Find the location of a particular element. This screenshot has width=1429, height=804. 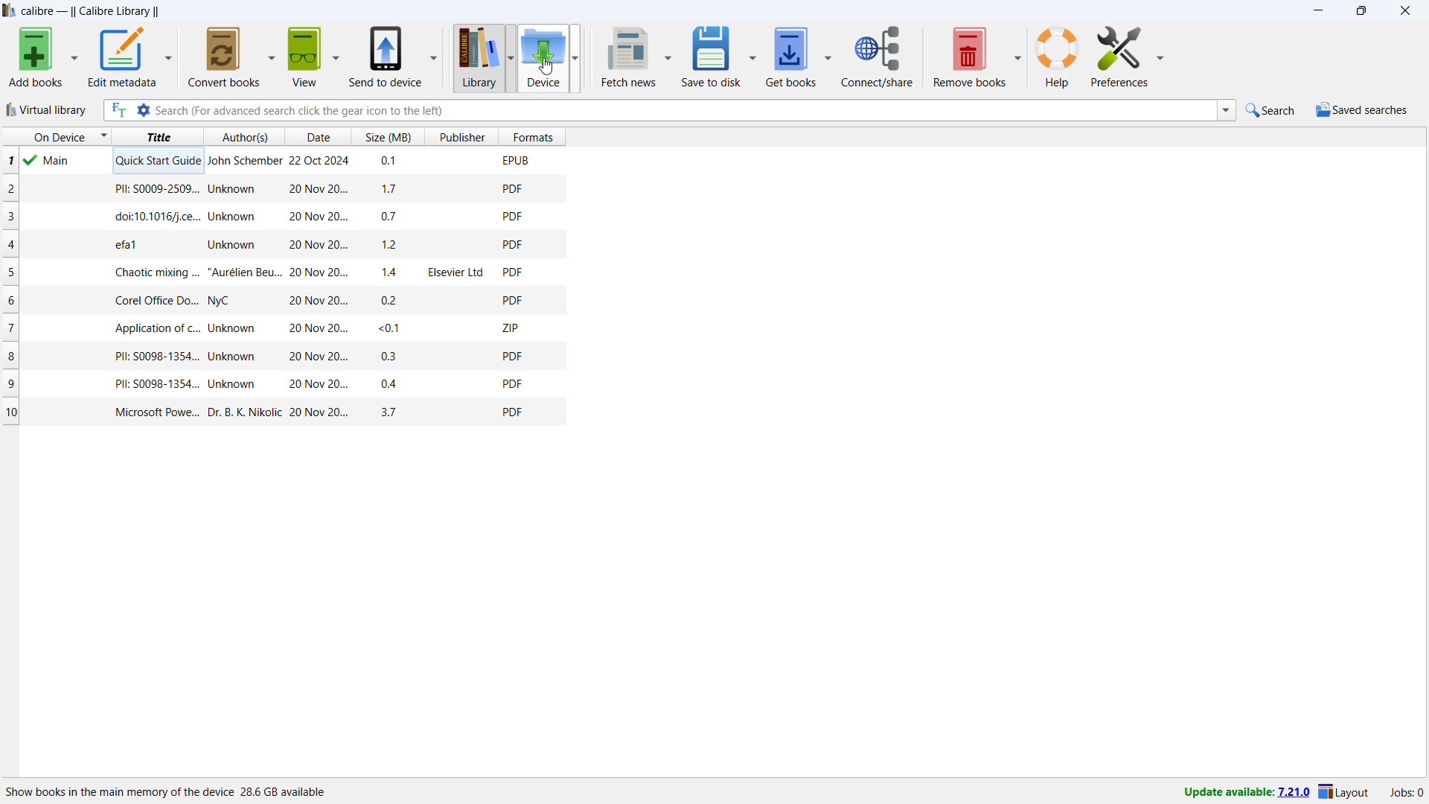

Add books options is located at coordinates (74, 57).